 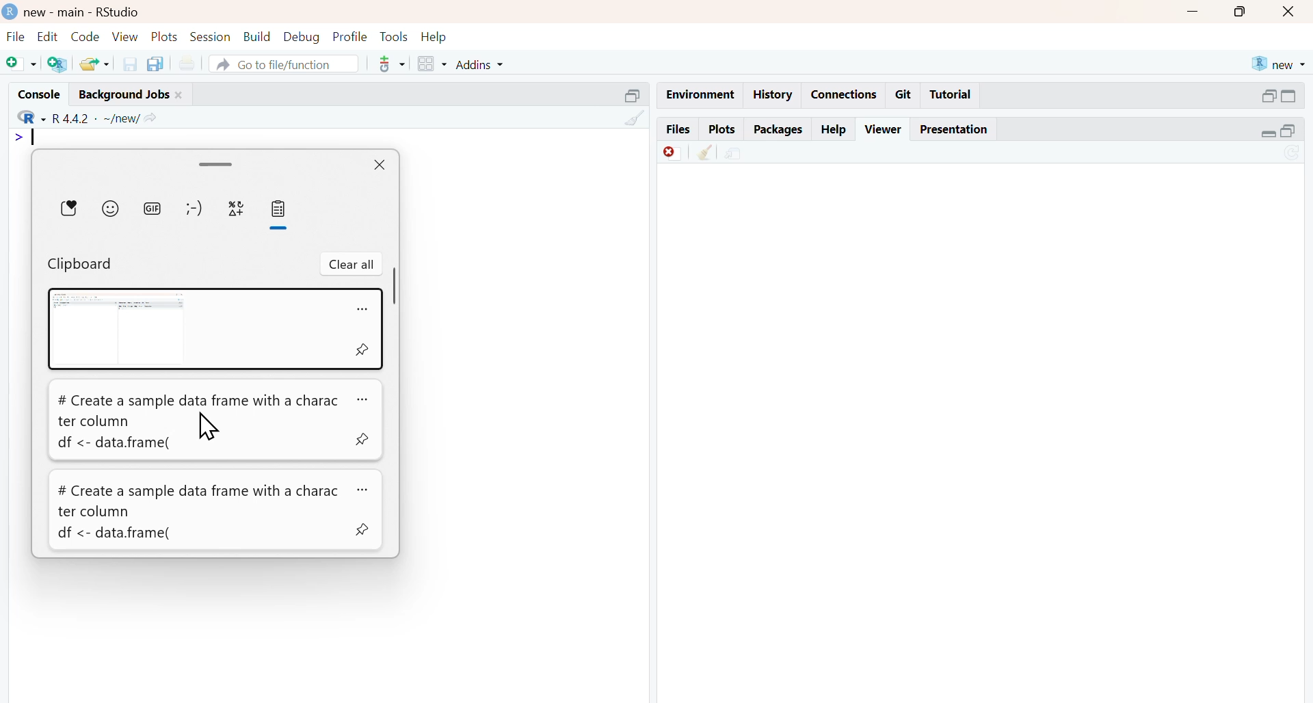 I want to click on more, so click(x=362, y=309).